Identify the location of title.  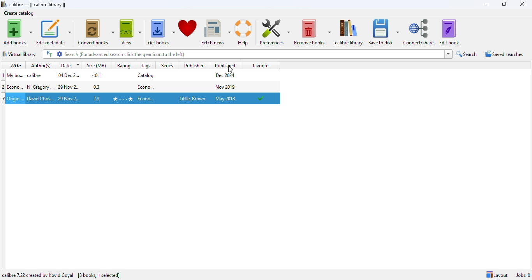
(16, 98).